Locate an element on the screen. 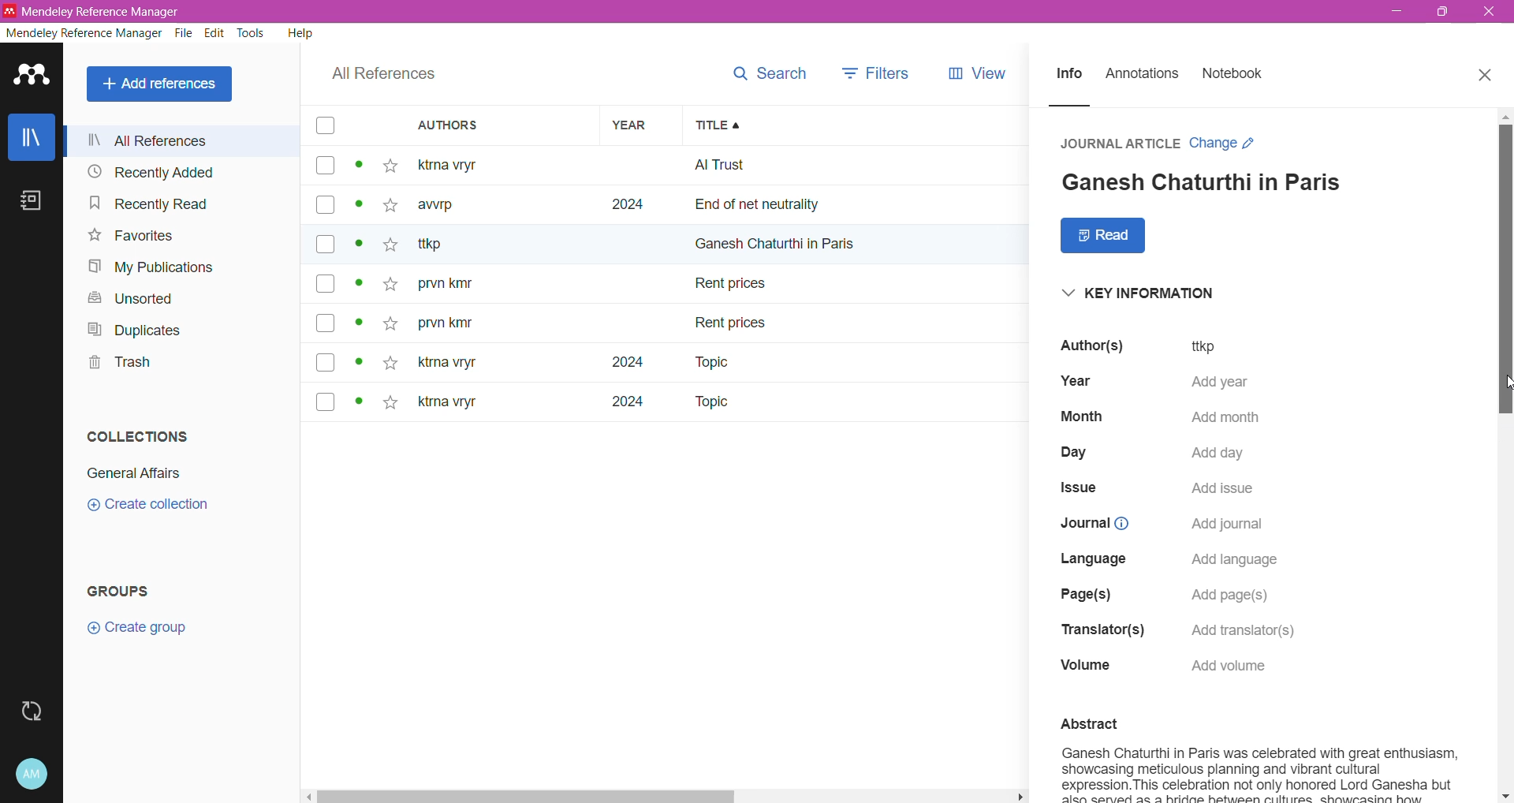  Tools is located at coordinates (252, 34).